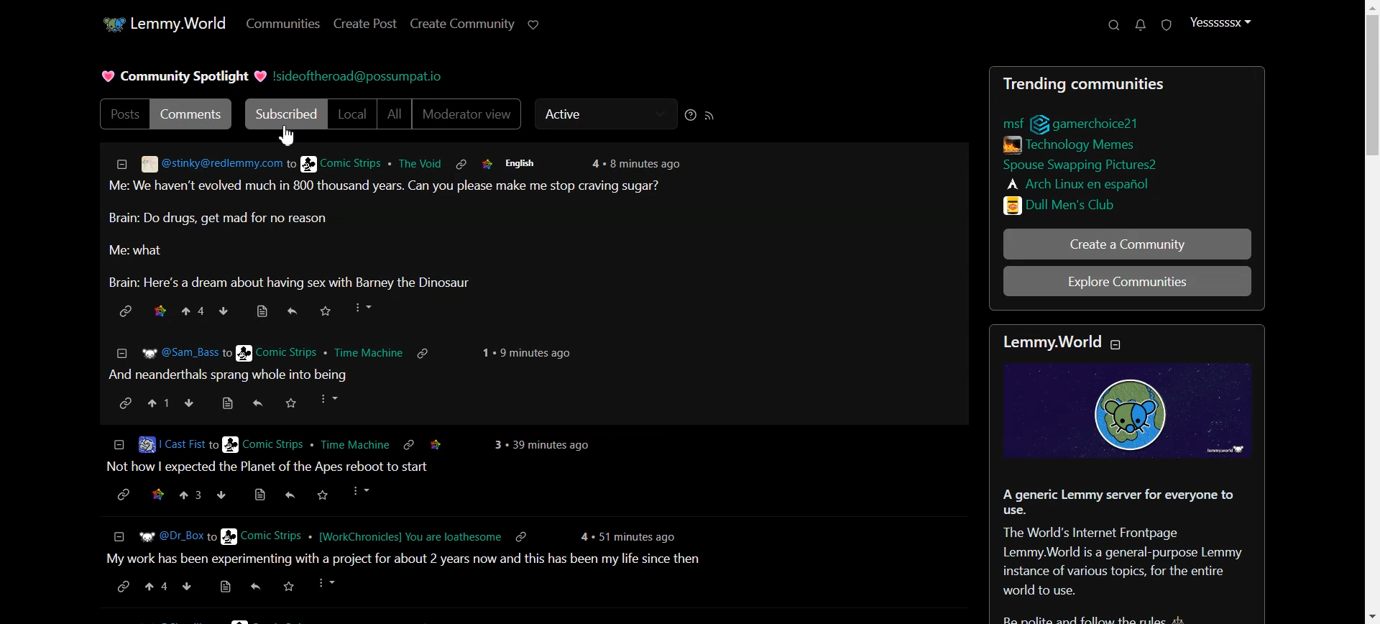 The height and width of the screenshot is (624, 1380). I want to click on Create Post, so click(365, 23).